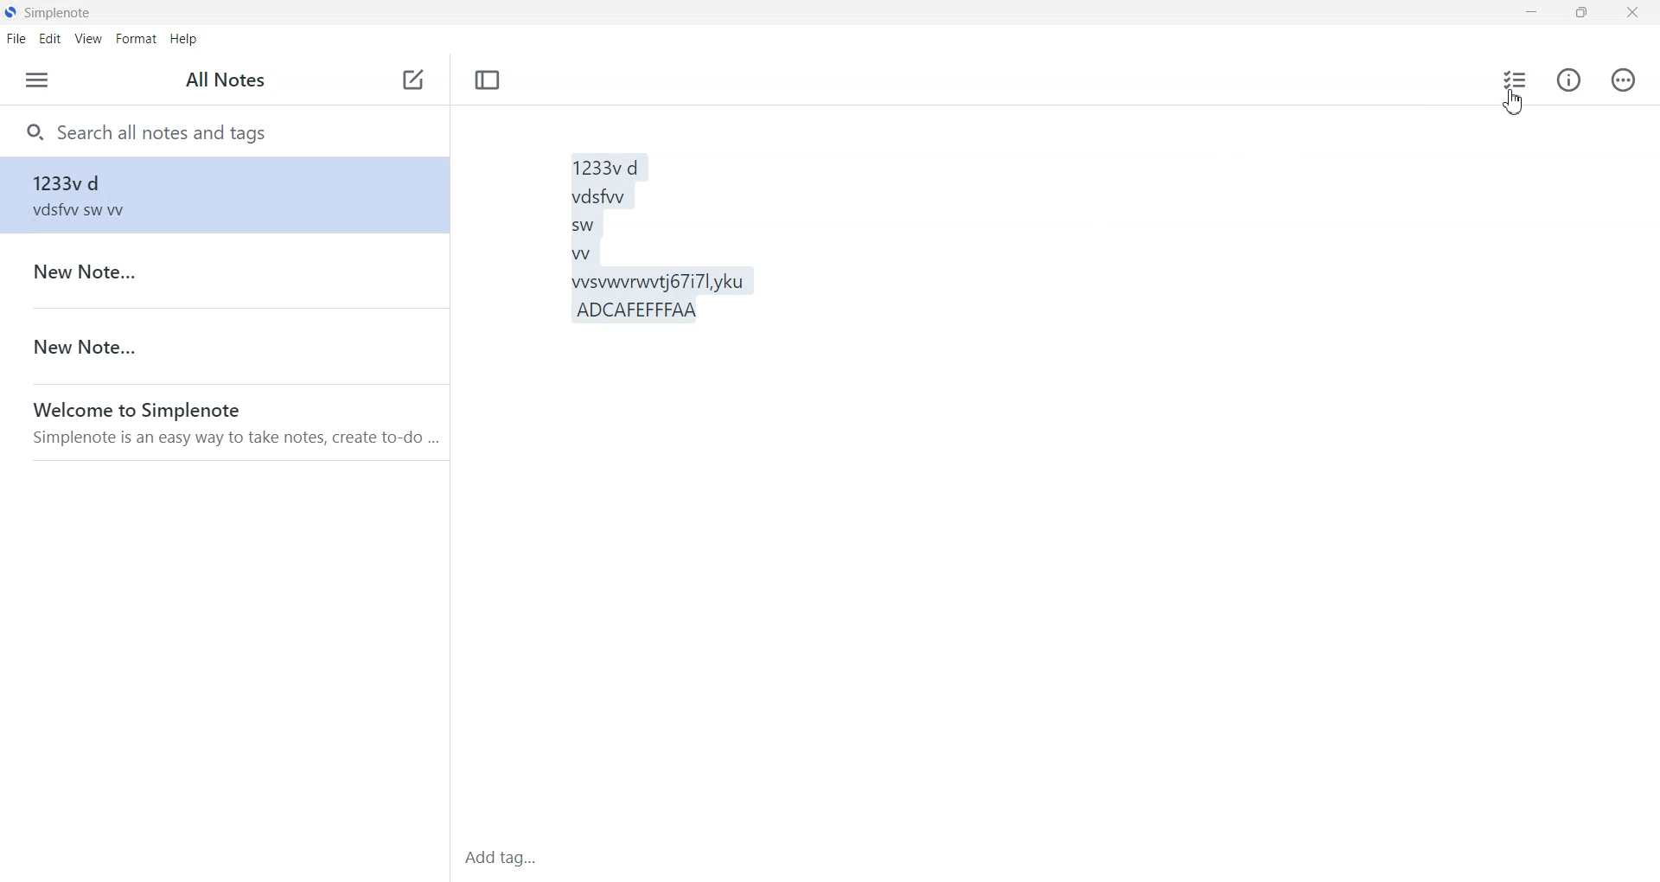  What do you see at coordinates (506, 858) in the screenshot?
I see `Add tag` at bounding box center [506, 858].